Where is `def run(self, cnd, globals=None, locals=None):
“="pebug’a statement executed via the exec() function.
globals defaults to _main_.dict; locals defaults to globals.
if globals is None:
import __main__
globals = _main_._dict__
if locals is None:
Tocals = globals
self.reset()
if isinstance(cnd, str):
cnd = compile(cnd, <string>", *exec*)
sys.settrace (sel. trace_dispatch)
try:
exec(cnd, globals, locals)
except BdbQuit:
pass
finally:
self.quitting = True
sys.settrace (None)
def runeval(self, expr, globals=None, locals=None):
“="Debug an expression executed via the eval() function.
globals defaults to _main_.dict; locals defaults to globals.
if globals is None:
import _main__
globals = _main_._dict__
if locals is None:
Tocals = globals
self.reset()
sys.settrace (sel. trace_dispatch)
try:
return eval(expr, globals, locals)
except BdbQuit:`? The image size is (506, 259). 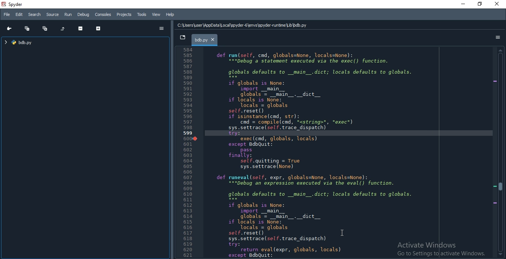
def run(self, cnd, globals=None, locals=None):
“="pebug’a statement executed via the exec() function.
globals defaults to _main_.dict; locals defaults to globals.
if globals is None:
import __main__
globals = _main_._dict__
if locals is None:
Tocals = globals
self.reset()
if isinstance(cnd, str):
cnd = compile(cnd, <string>", *exec*)
sys.settrace (sel. trace_dispatch)
try:
exec(cnd, globals, locals)
except BdbQuit:
pass
finally:
self.quitting = True
sys.settrace (None)
def runeval(self, expr, globals=None, locals=None):
“="Debug an expression executed via the eval() function.
globals defaults to _main_.dict; locals defaults to globals.
if globals is None:
import _main__
globals = _main_._dict__
if locals is None:
Tocals = globals
self.reset()
sys.settrace (sel. trace_dispatch)
try:
return eval(expr, globals, locals)
except BdbQuit: is located at coordinates (317, 154).